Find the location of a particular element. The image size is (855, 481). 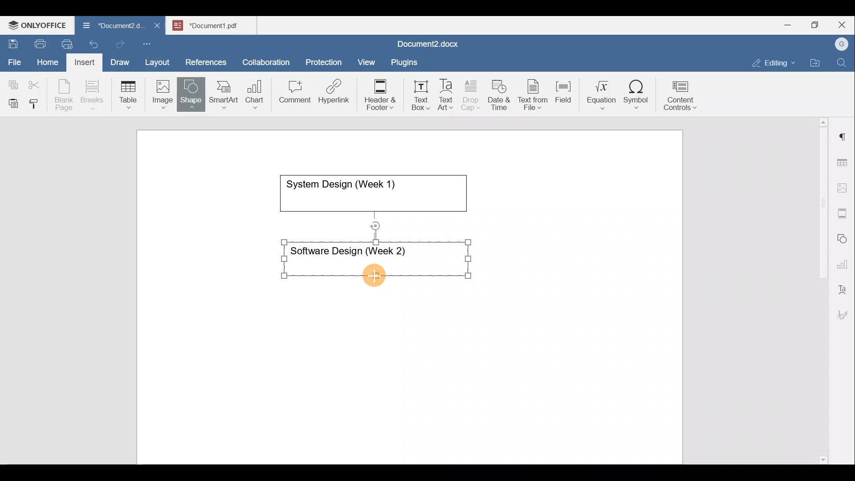

Account name is located at coordinates (839, 45).